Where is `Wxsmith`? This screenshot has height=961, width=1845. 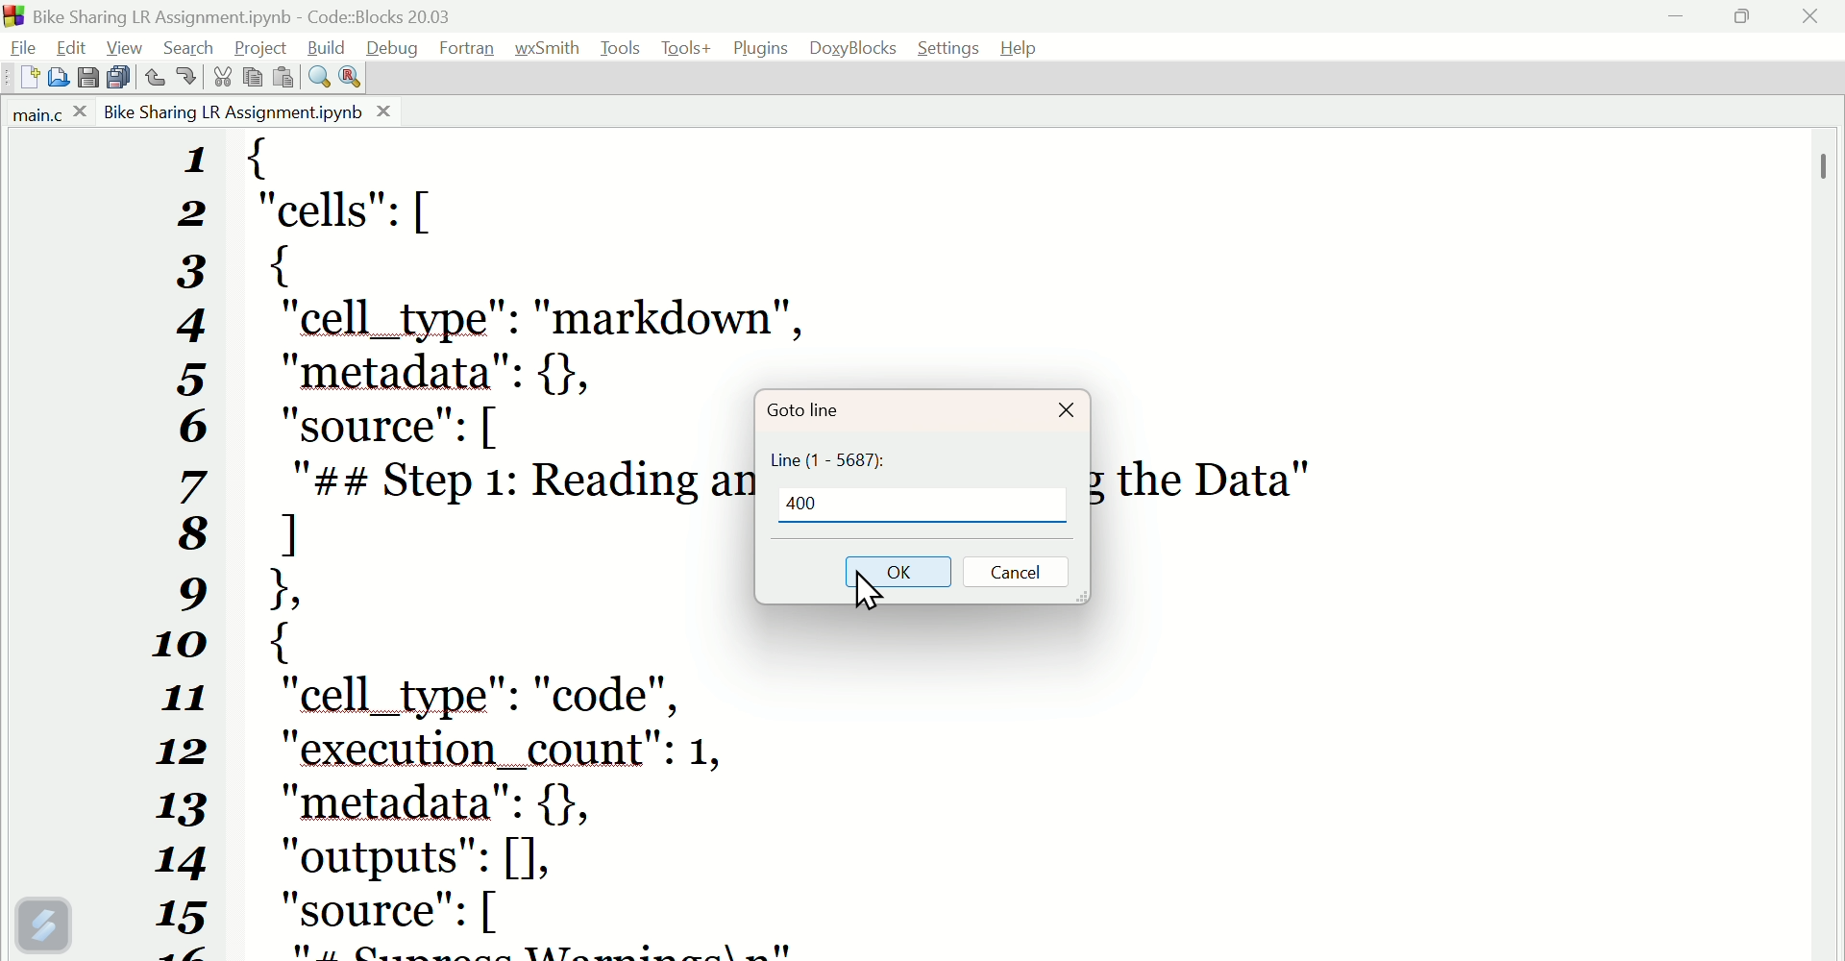
Wxsmith is located at coordinates (548, 47).